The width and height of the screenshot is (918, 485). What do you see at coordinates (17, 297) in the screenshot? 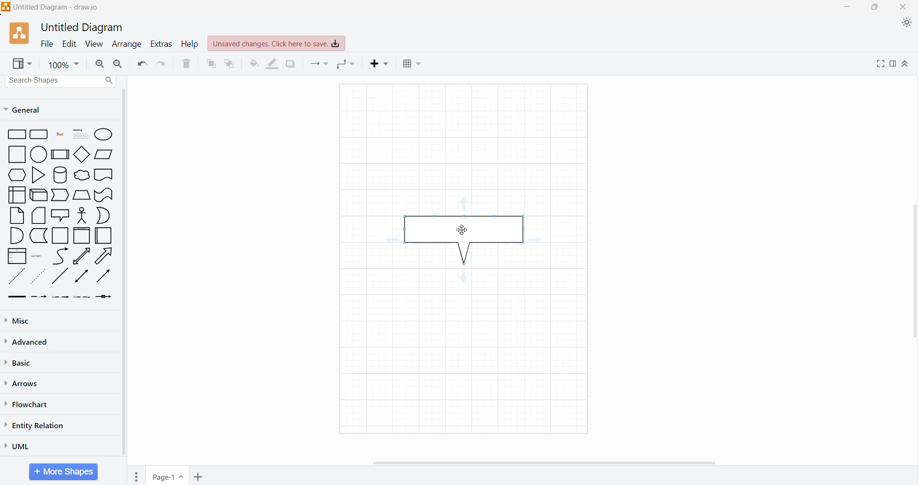
I see `Thick line` at bounding box center [17, 297].